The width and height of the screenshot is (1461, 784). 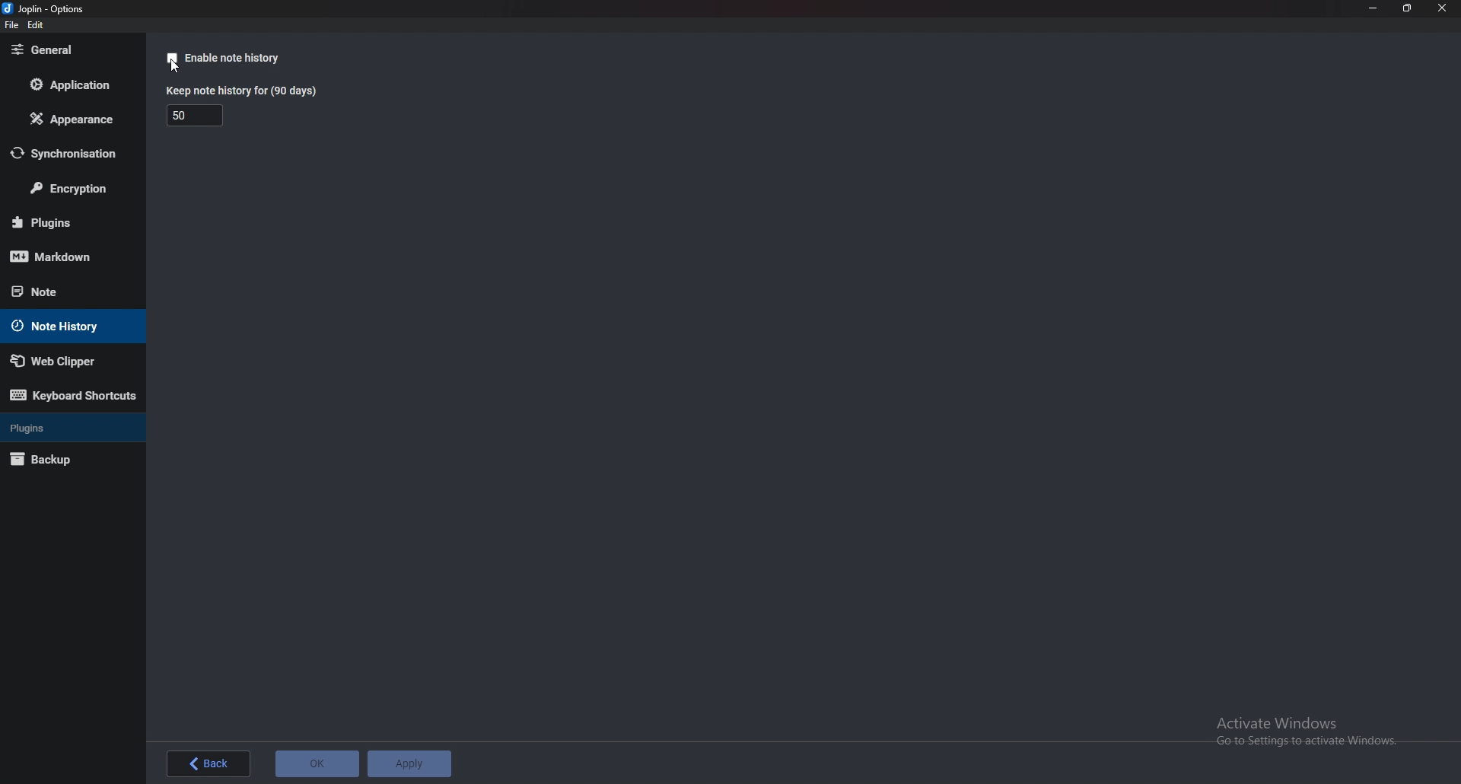 What do you see at coordinates (11, 25) in the screenshot?
I see `file` at bounding box center [11, 25].